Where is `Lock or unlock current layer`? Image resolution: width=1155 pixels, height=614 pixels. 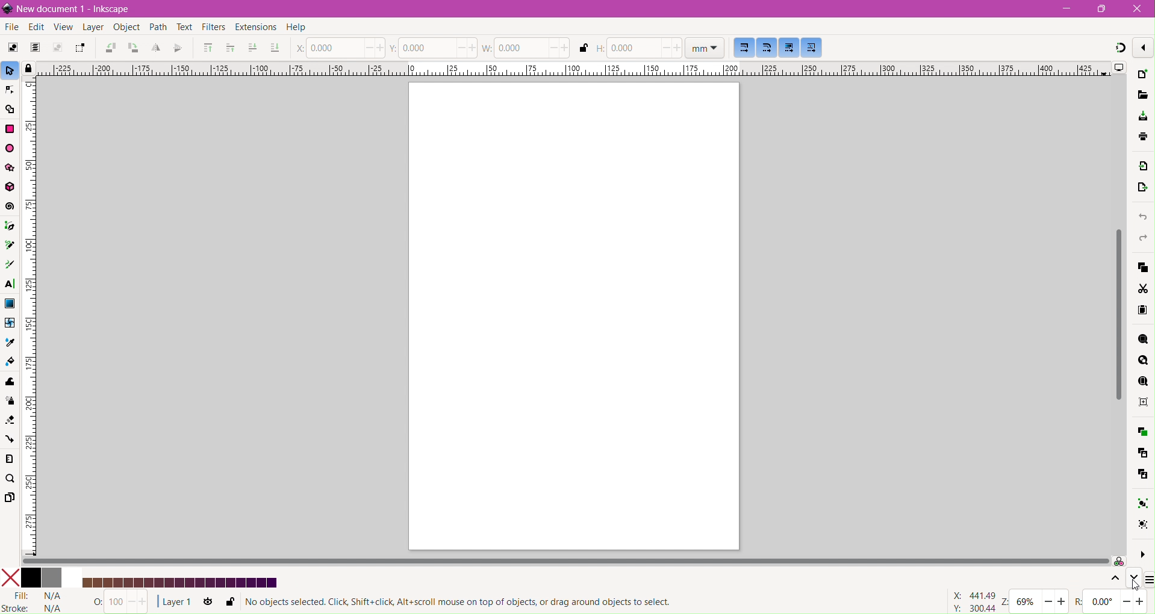
Lock or unlock current layer is located at coordinates (229, 603).